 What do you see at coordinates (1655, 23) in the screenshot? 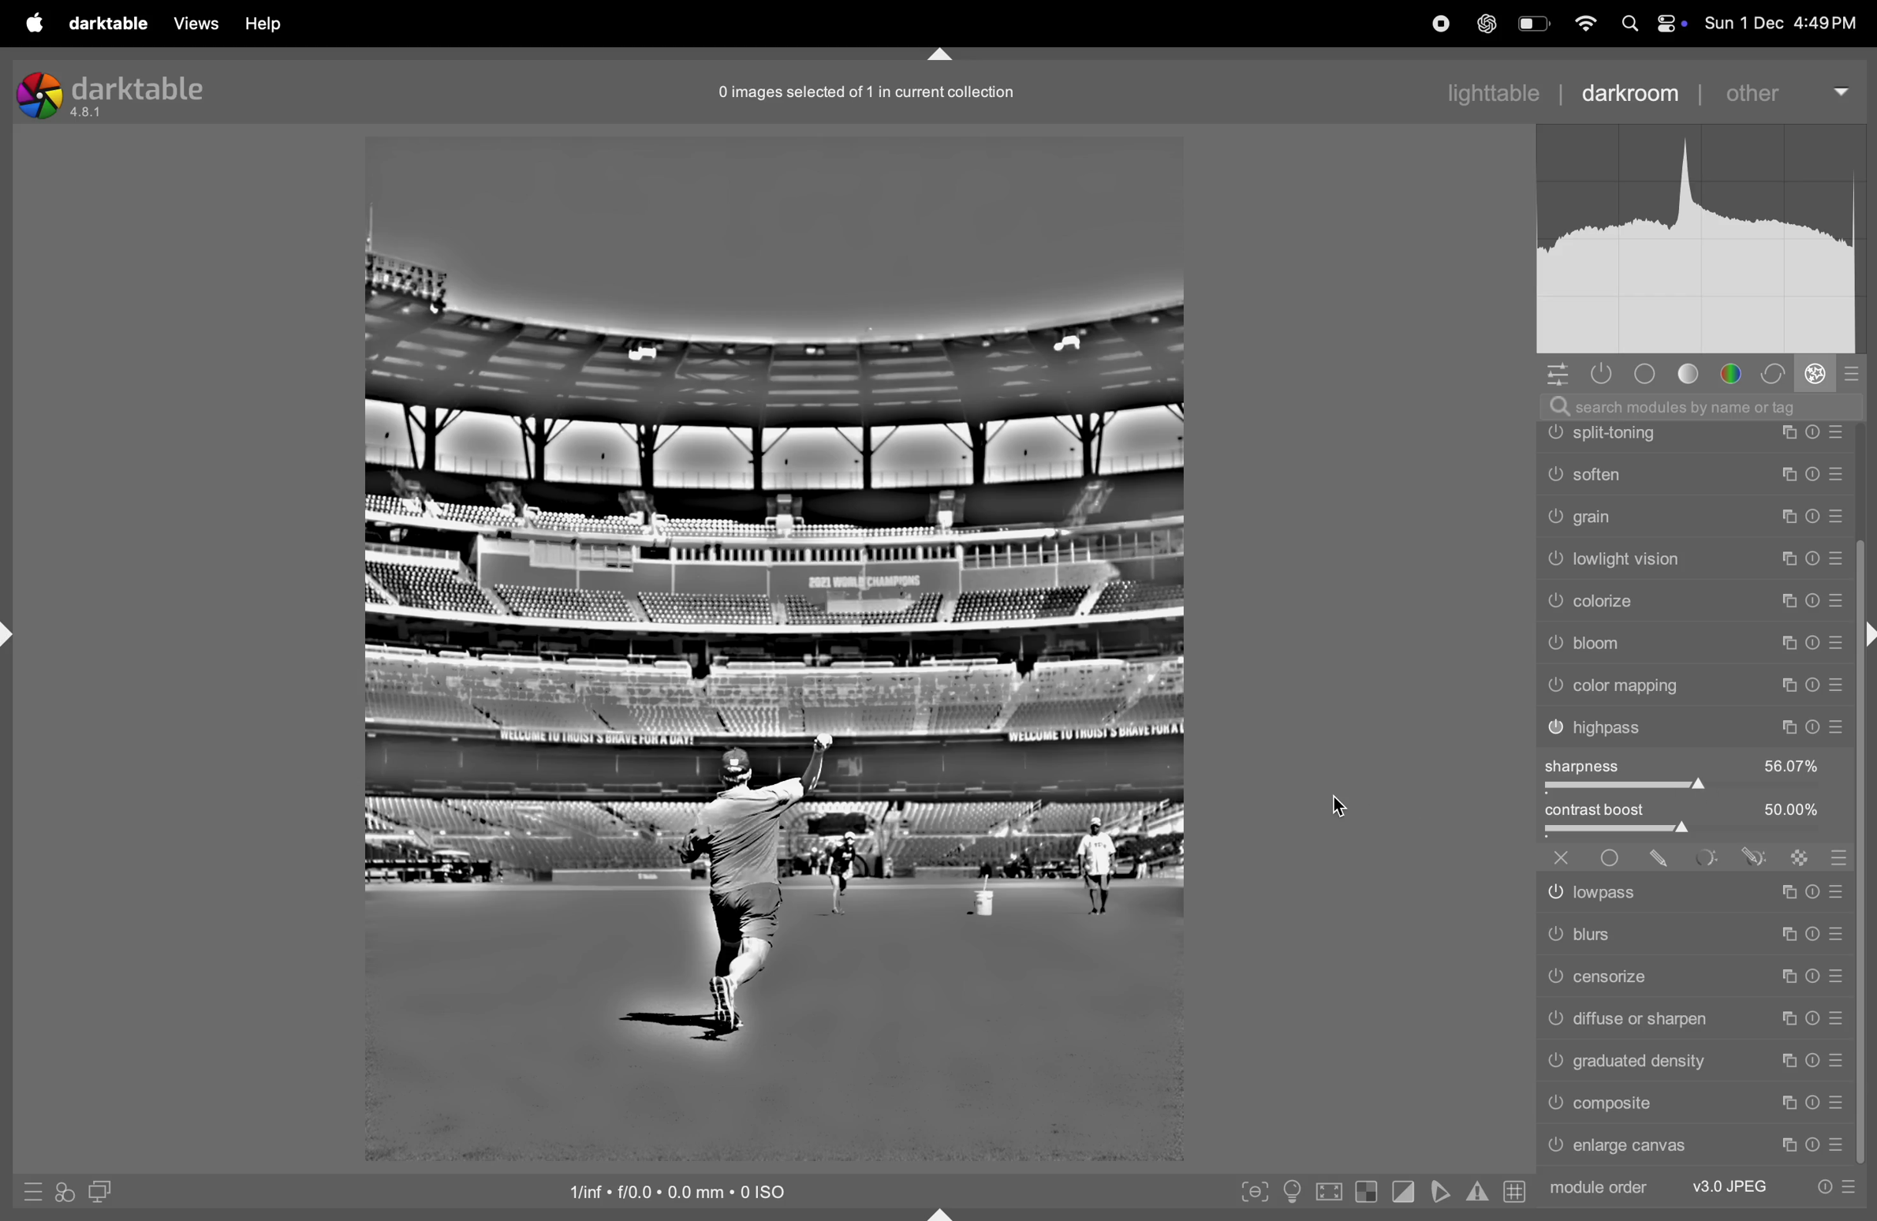
I see `apple widgets` at bounding box center [1655, 23].